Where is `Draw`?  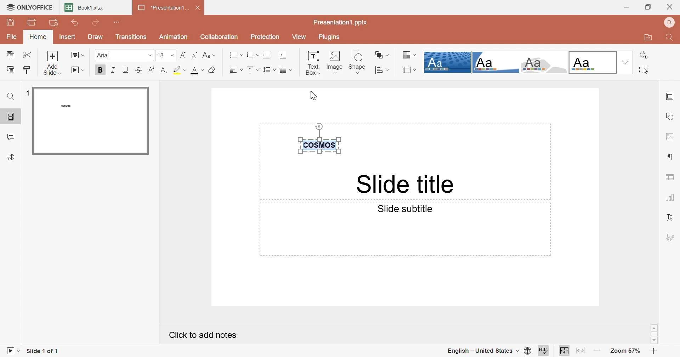
Draw is located at coordinates (95, 37).